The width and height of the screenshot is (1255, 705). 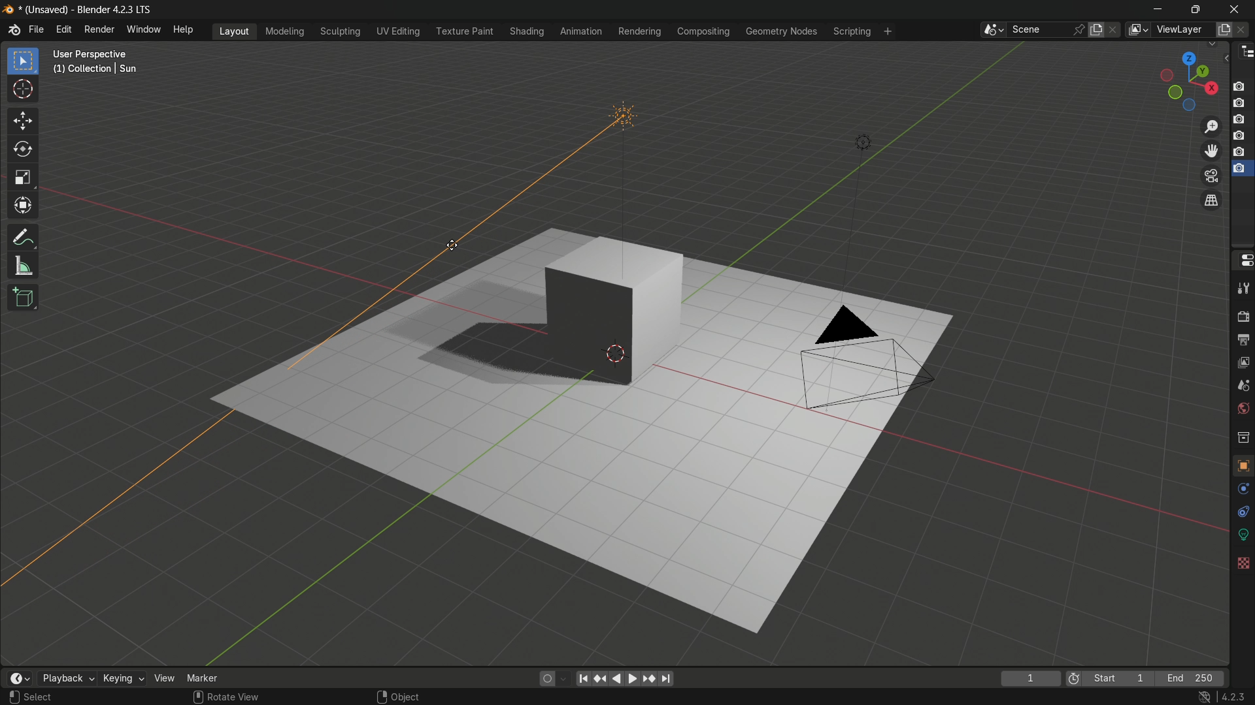 I want to click on textures, so click(x=1242, y=562).